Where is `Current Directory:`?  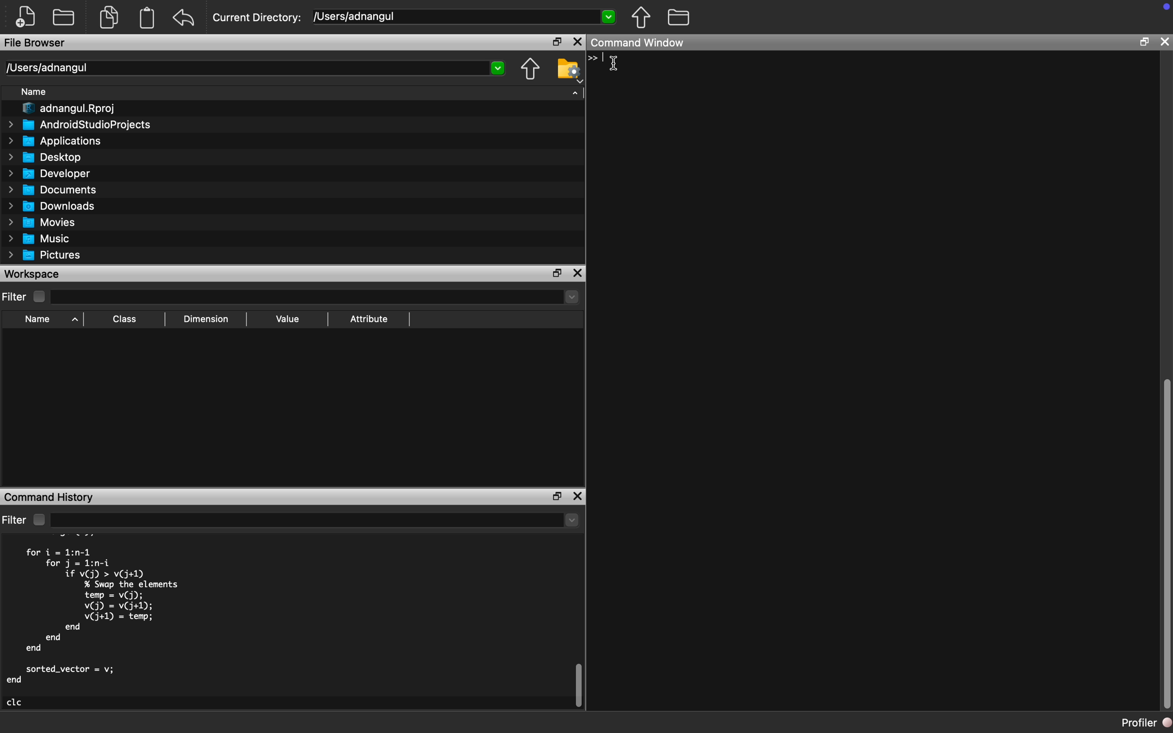
Current Directory: is located at coordinates (258, 18).